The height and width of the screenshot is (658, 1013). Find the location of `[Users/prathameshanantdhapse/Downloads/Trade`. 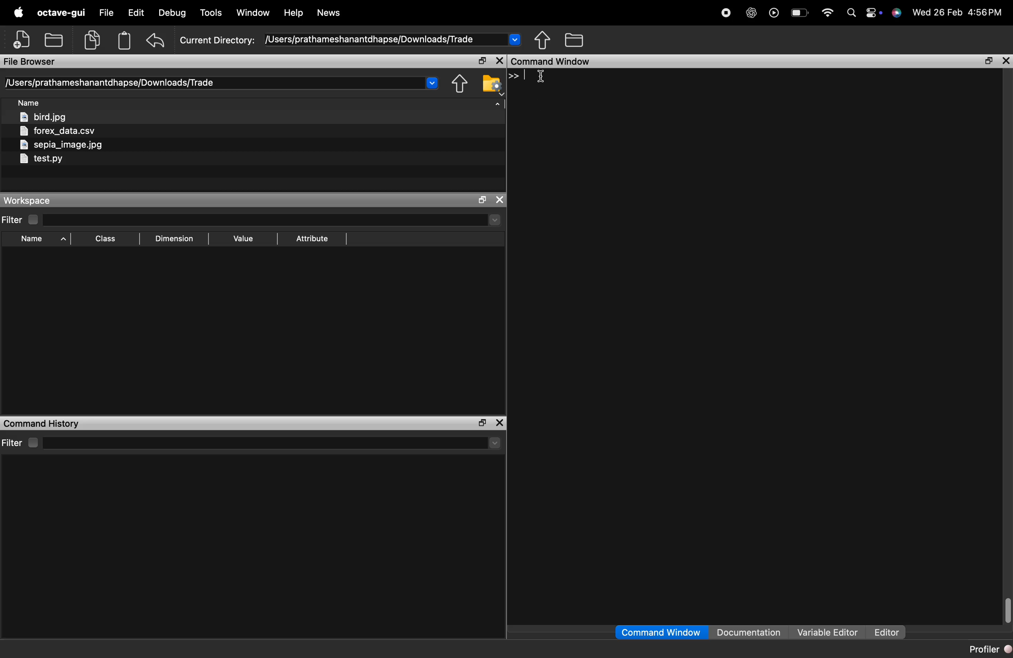

[Users/prathameshanantdhapse/Downloads/Trade is located at coordinates (109, 83).